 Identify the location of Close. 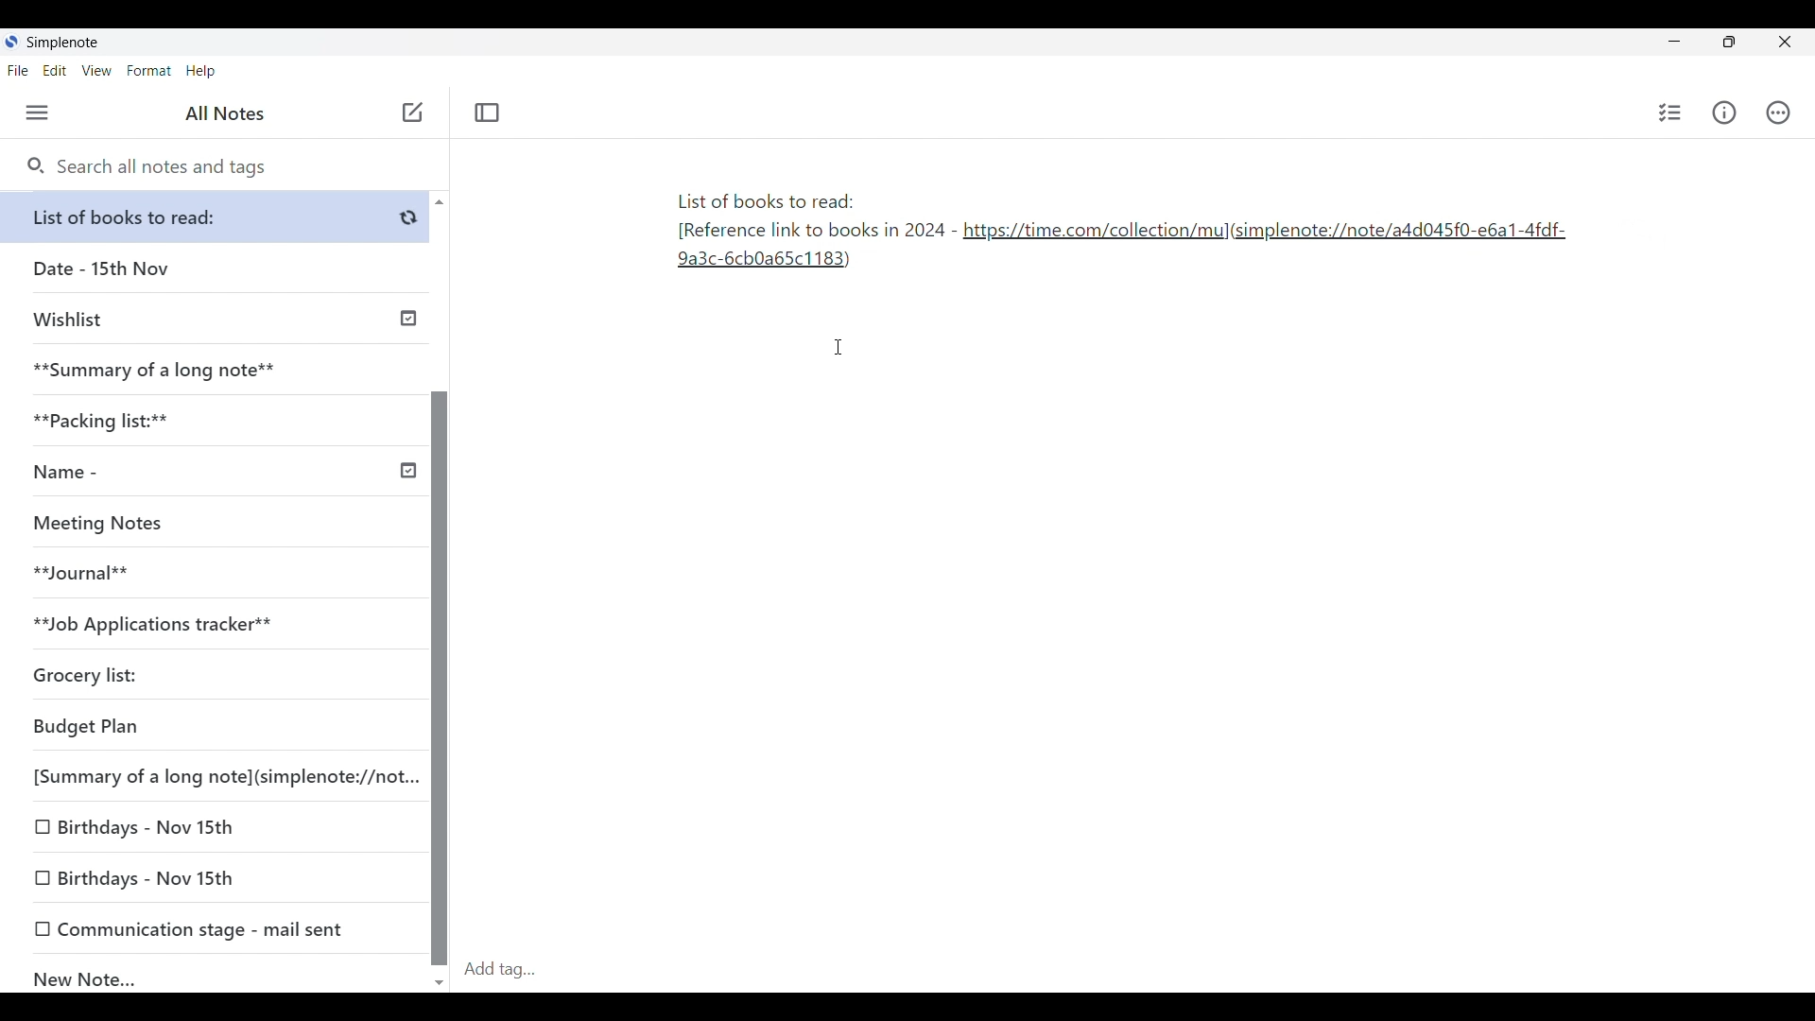
(1786, 43).